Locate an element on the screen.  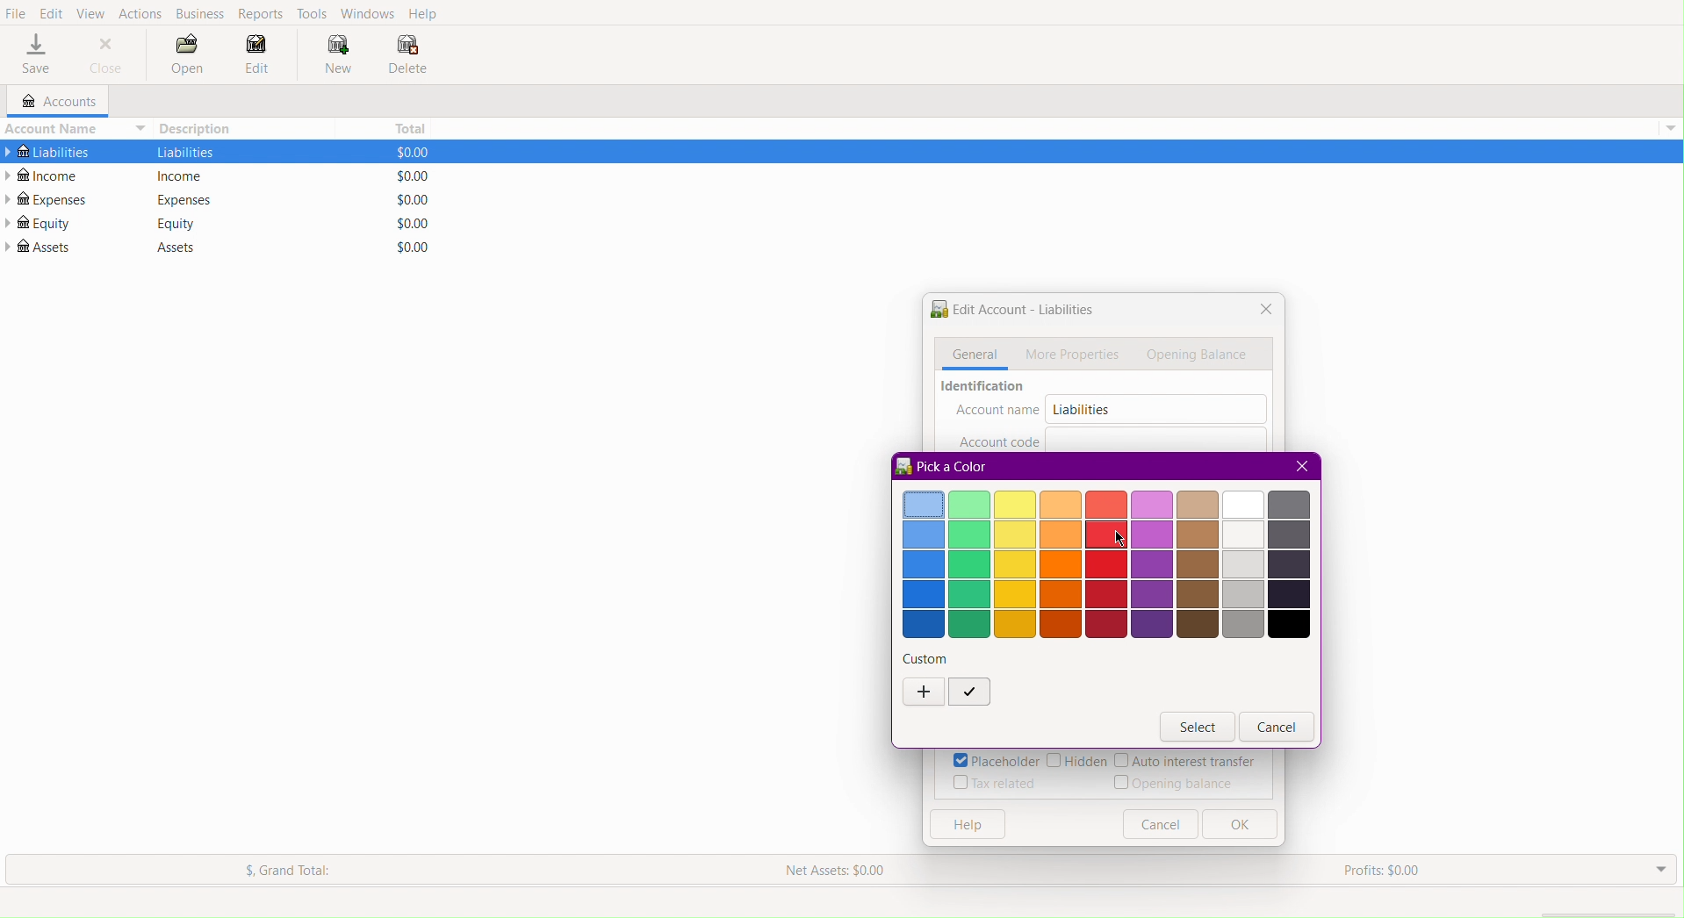
Close is located at coordinates (107, 54).